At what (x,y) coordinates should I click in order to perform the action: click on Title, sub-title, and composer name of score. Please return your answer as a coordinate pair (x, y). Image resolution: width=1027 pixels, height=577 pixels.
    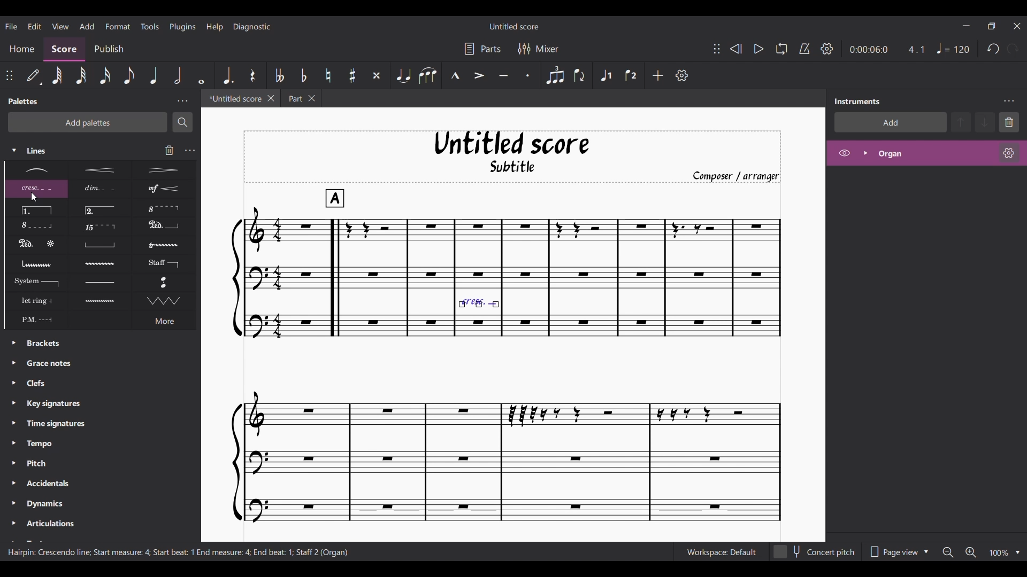
    Looking at the image, I should click on (513, 157).